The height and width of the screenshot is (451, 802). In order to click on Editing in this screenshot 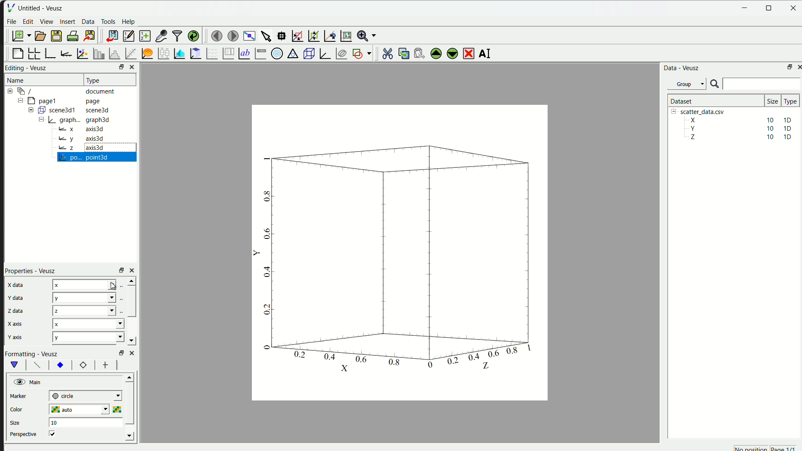, I will do `click(15, 67)`.